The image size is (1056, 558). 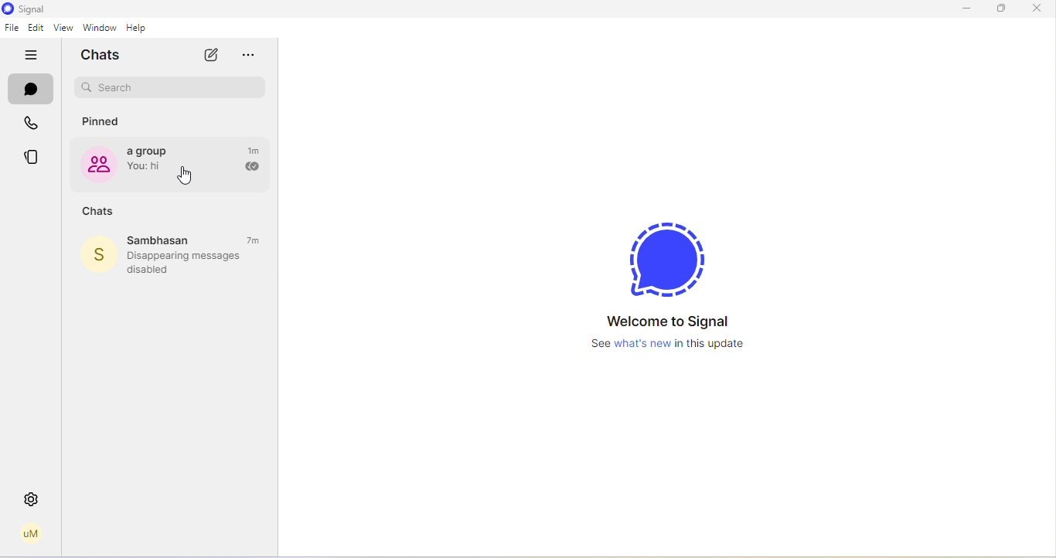 What do you see at coordinates (254, 56) in the screenshot?
I see `view archive` at bounding box center [254, 56].